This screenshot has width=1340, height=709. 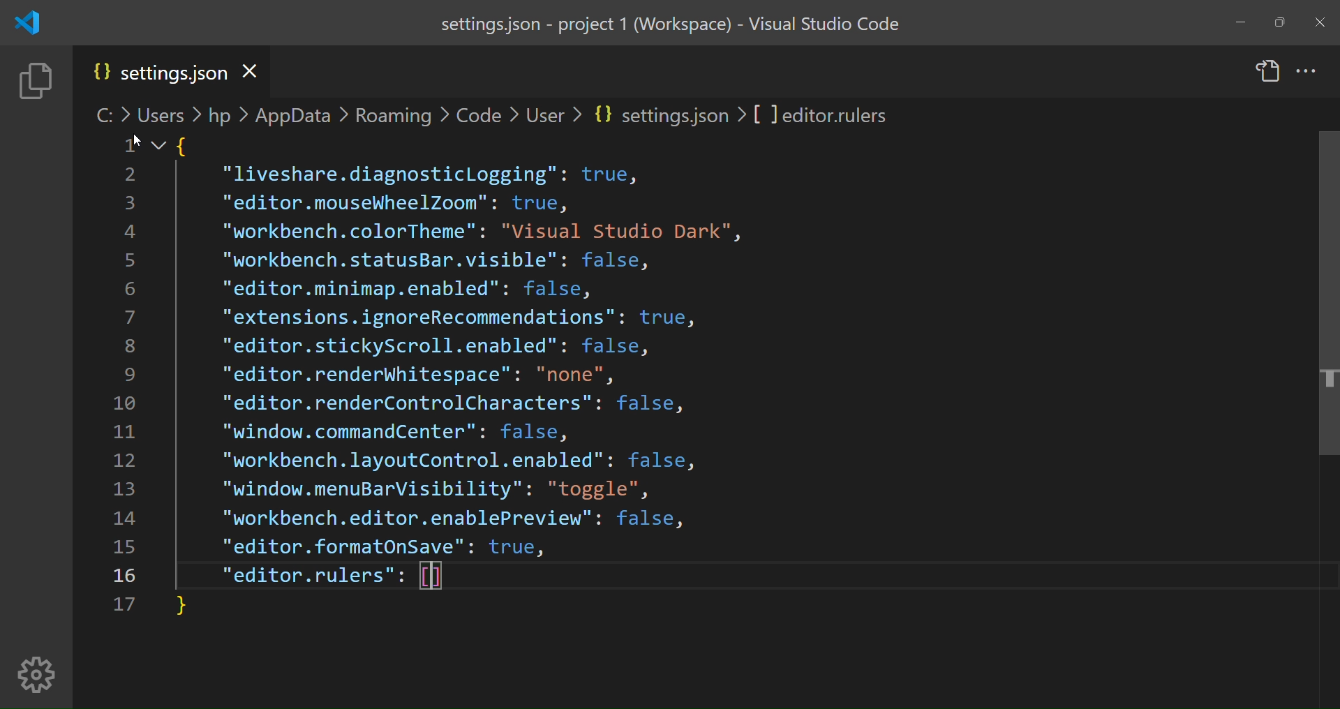 What do you see at coordinates (1318, 306) in the screenshot?
I see `scroll bar` at bounding box center [1318, 306].